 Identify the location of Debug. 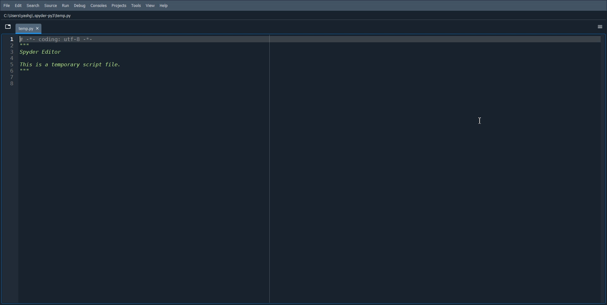
(80, 6).